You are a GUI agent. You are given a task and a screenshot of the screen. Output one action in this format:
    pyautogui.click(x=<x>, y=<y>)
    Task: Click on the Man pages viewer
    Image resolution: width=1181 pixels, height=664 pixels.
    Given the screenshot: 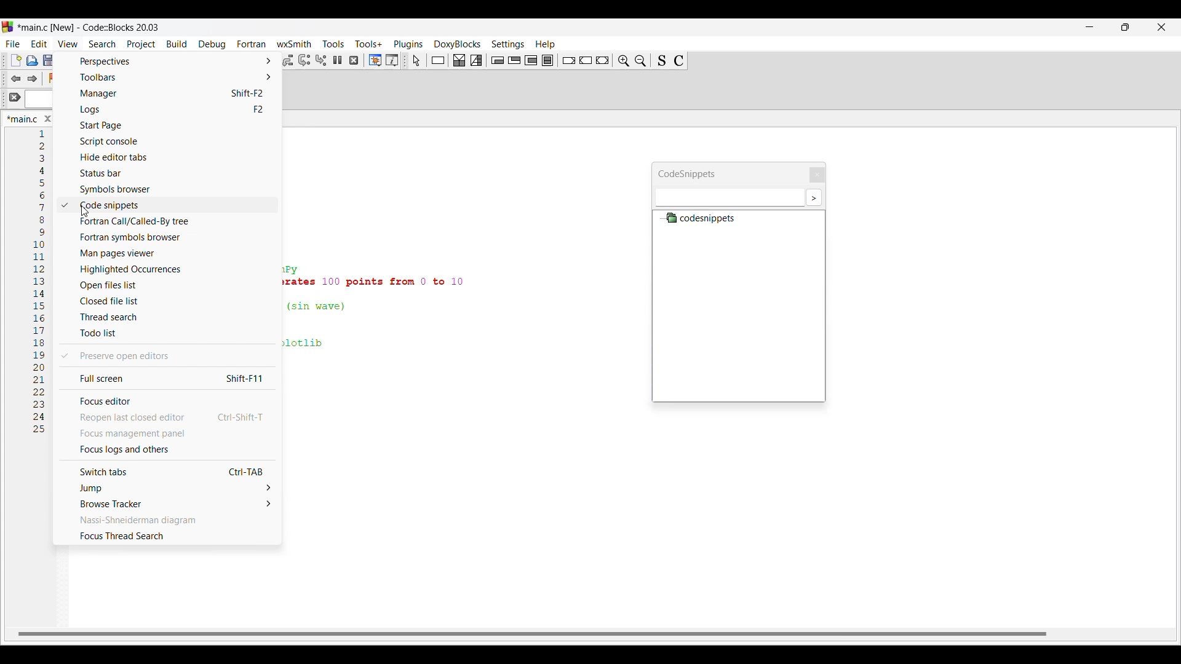 What is the action you would take?
    pyautogui.click(x=174, y=254)
    